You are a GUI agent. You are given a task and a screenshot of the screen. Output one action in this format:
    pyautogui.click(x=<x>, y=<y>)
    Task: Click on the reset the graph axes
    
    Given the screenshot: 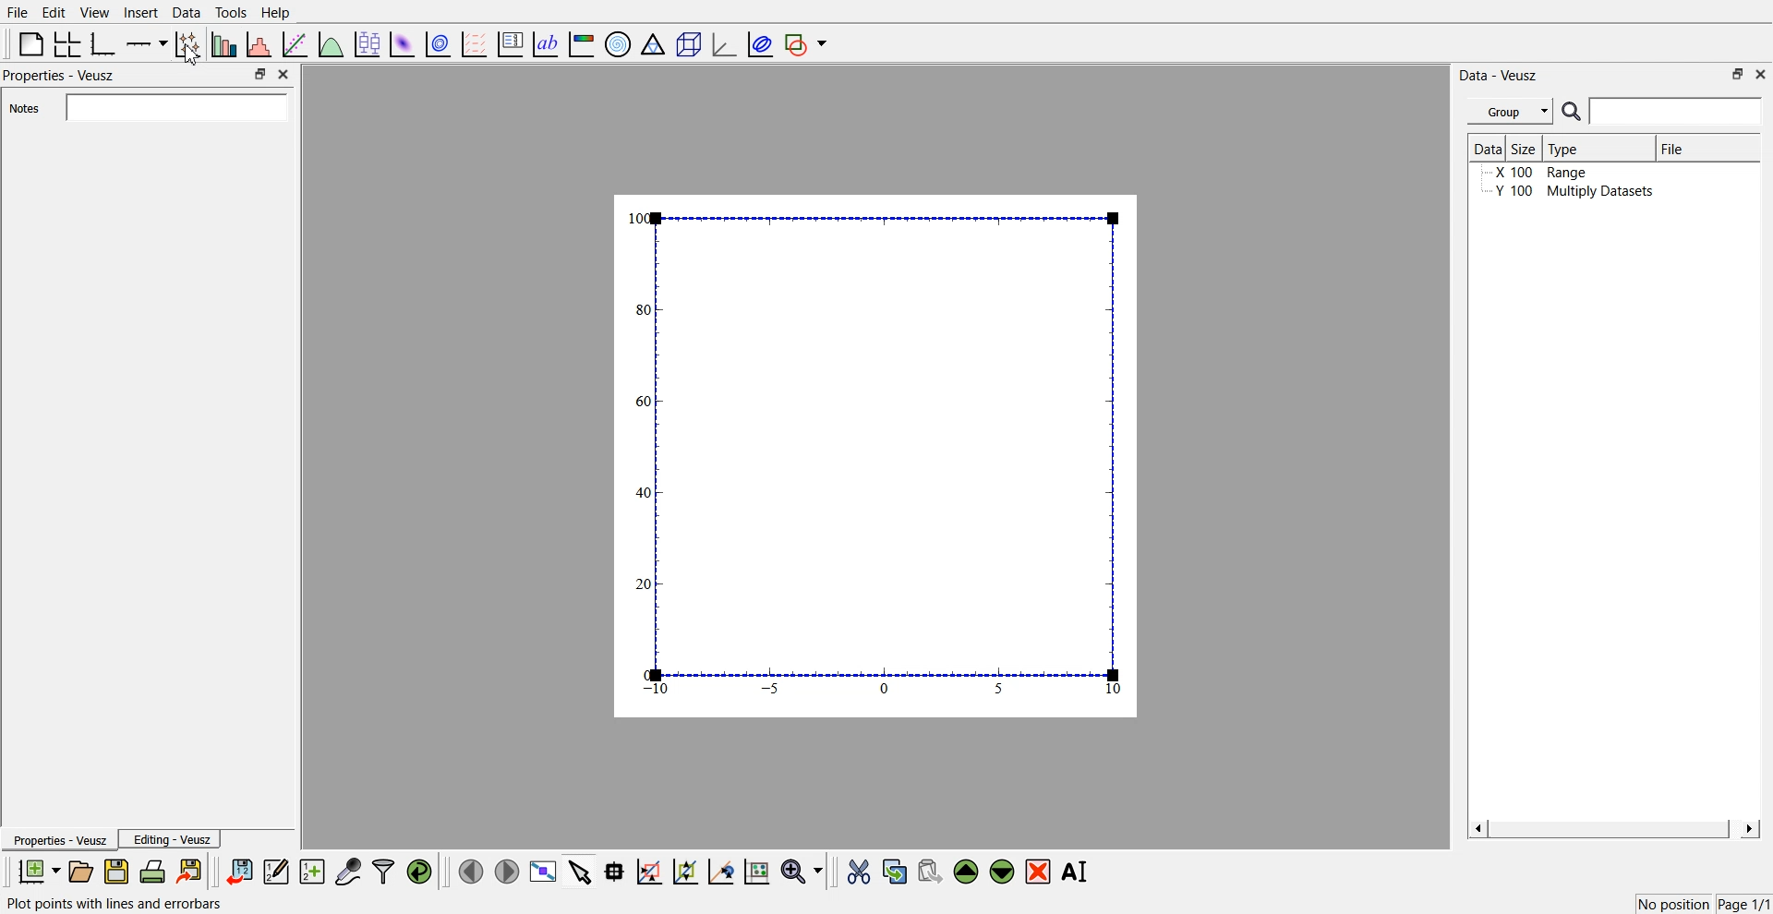 What is the action you would take?
    pyautogui.click(x=756, y=872)
    